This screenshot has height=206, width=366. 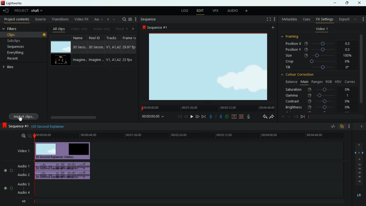 I want to click on bins, so click(x=11, y=67).